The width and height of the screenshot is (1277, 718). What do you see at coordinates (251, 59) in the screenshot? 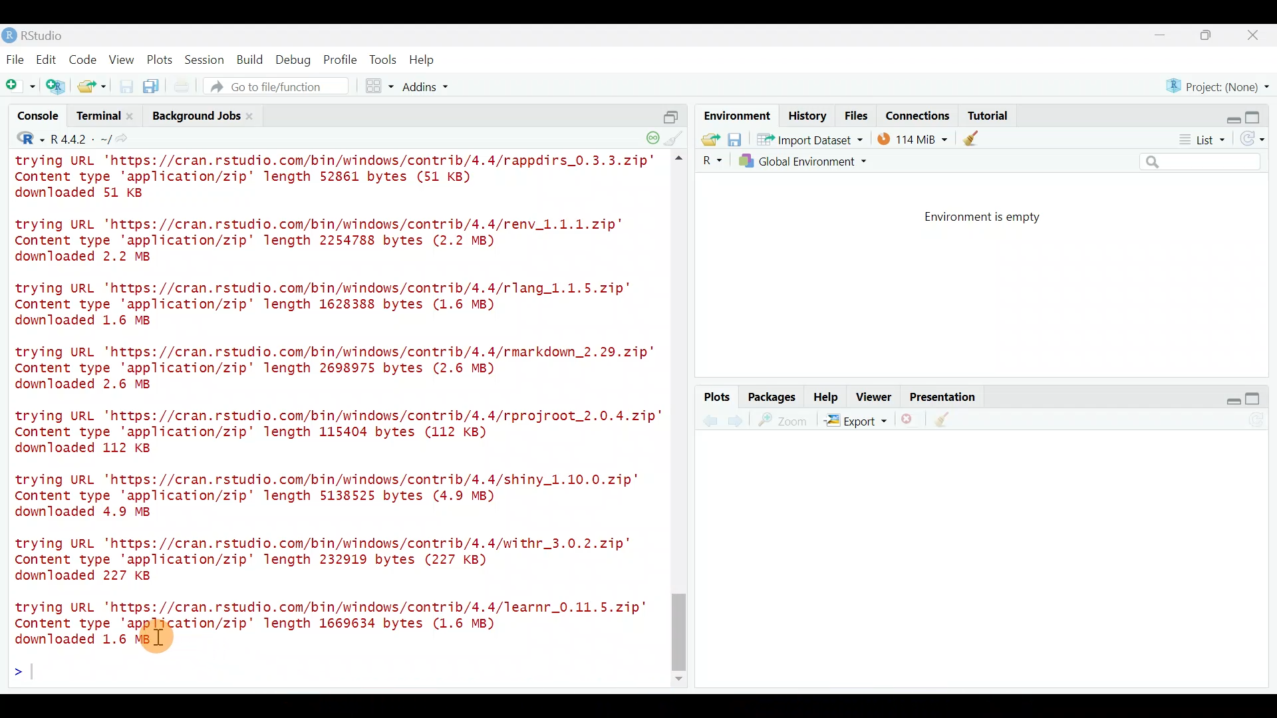
I see `Build` at bounding box center [251, 59].